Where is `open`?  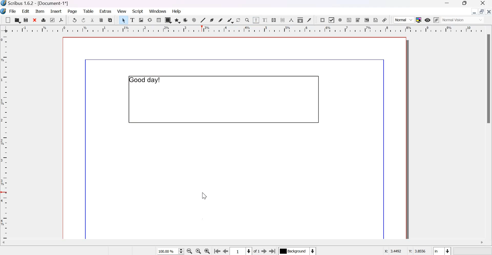 open is located at coordinates (17, 20).